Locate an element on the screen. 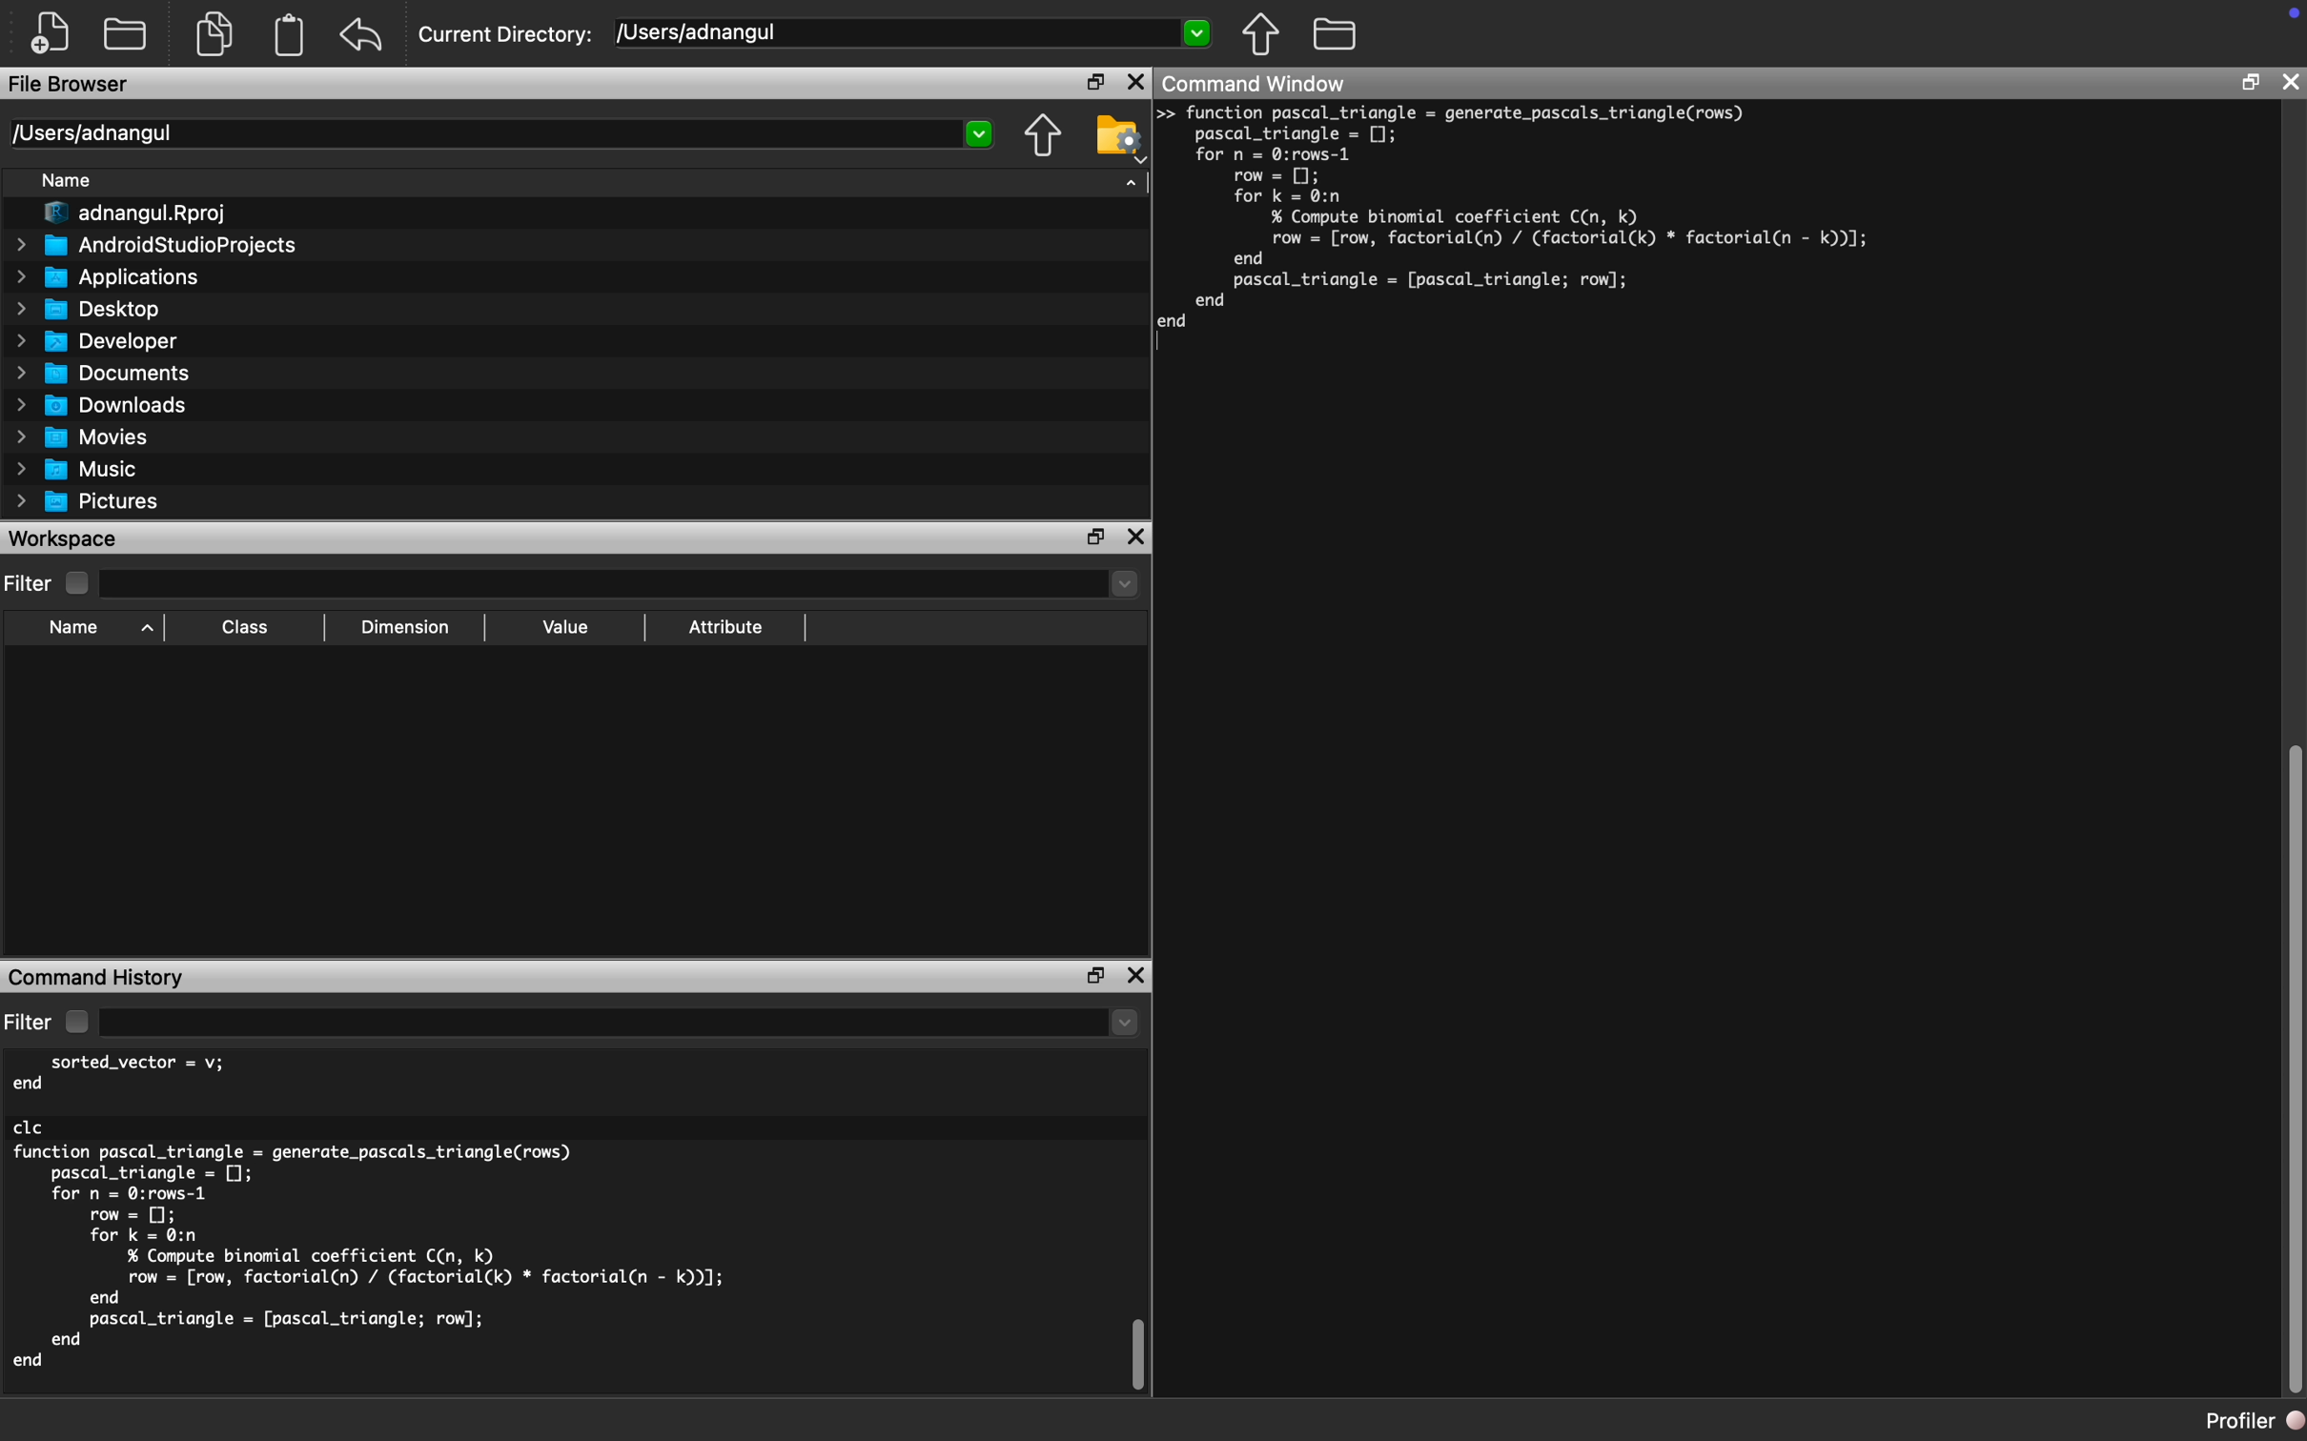 The width and height of the screenshot is (2307, 1441). Parent Directory is located at coordinates (1041, 137).